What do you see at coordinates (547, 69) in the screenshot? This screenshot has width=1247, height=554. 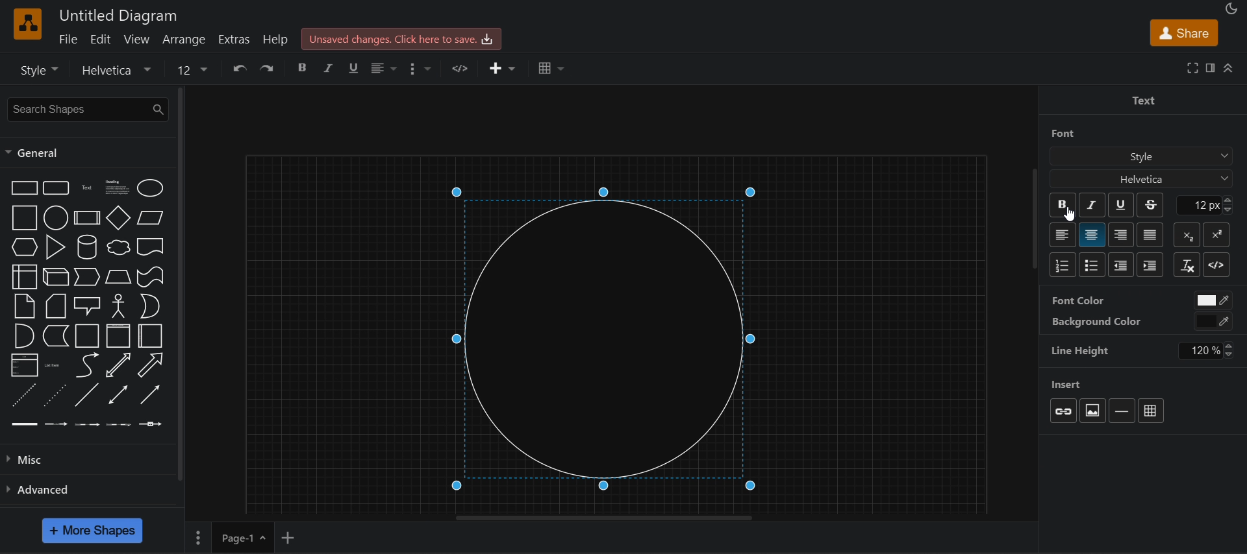 I see `table` at bounding box center [547, 69].